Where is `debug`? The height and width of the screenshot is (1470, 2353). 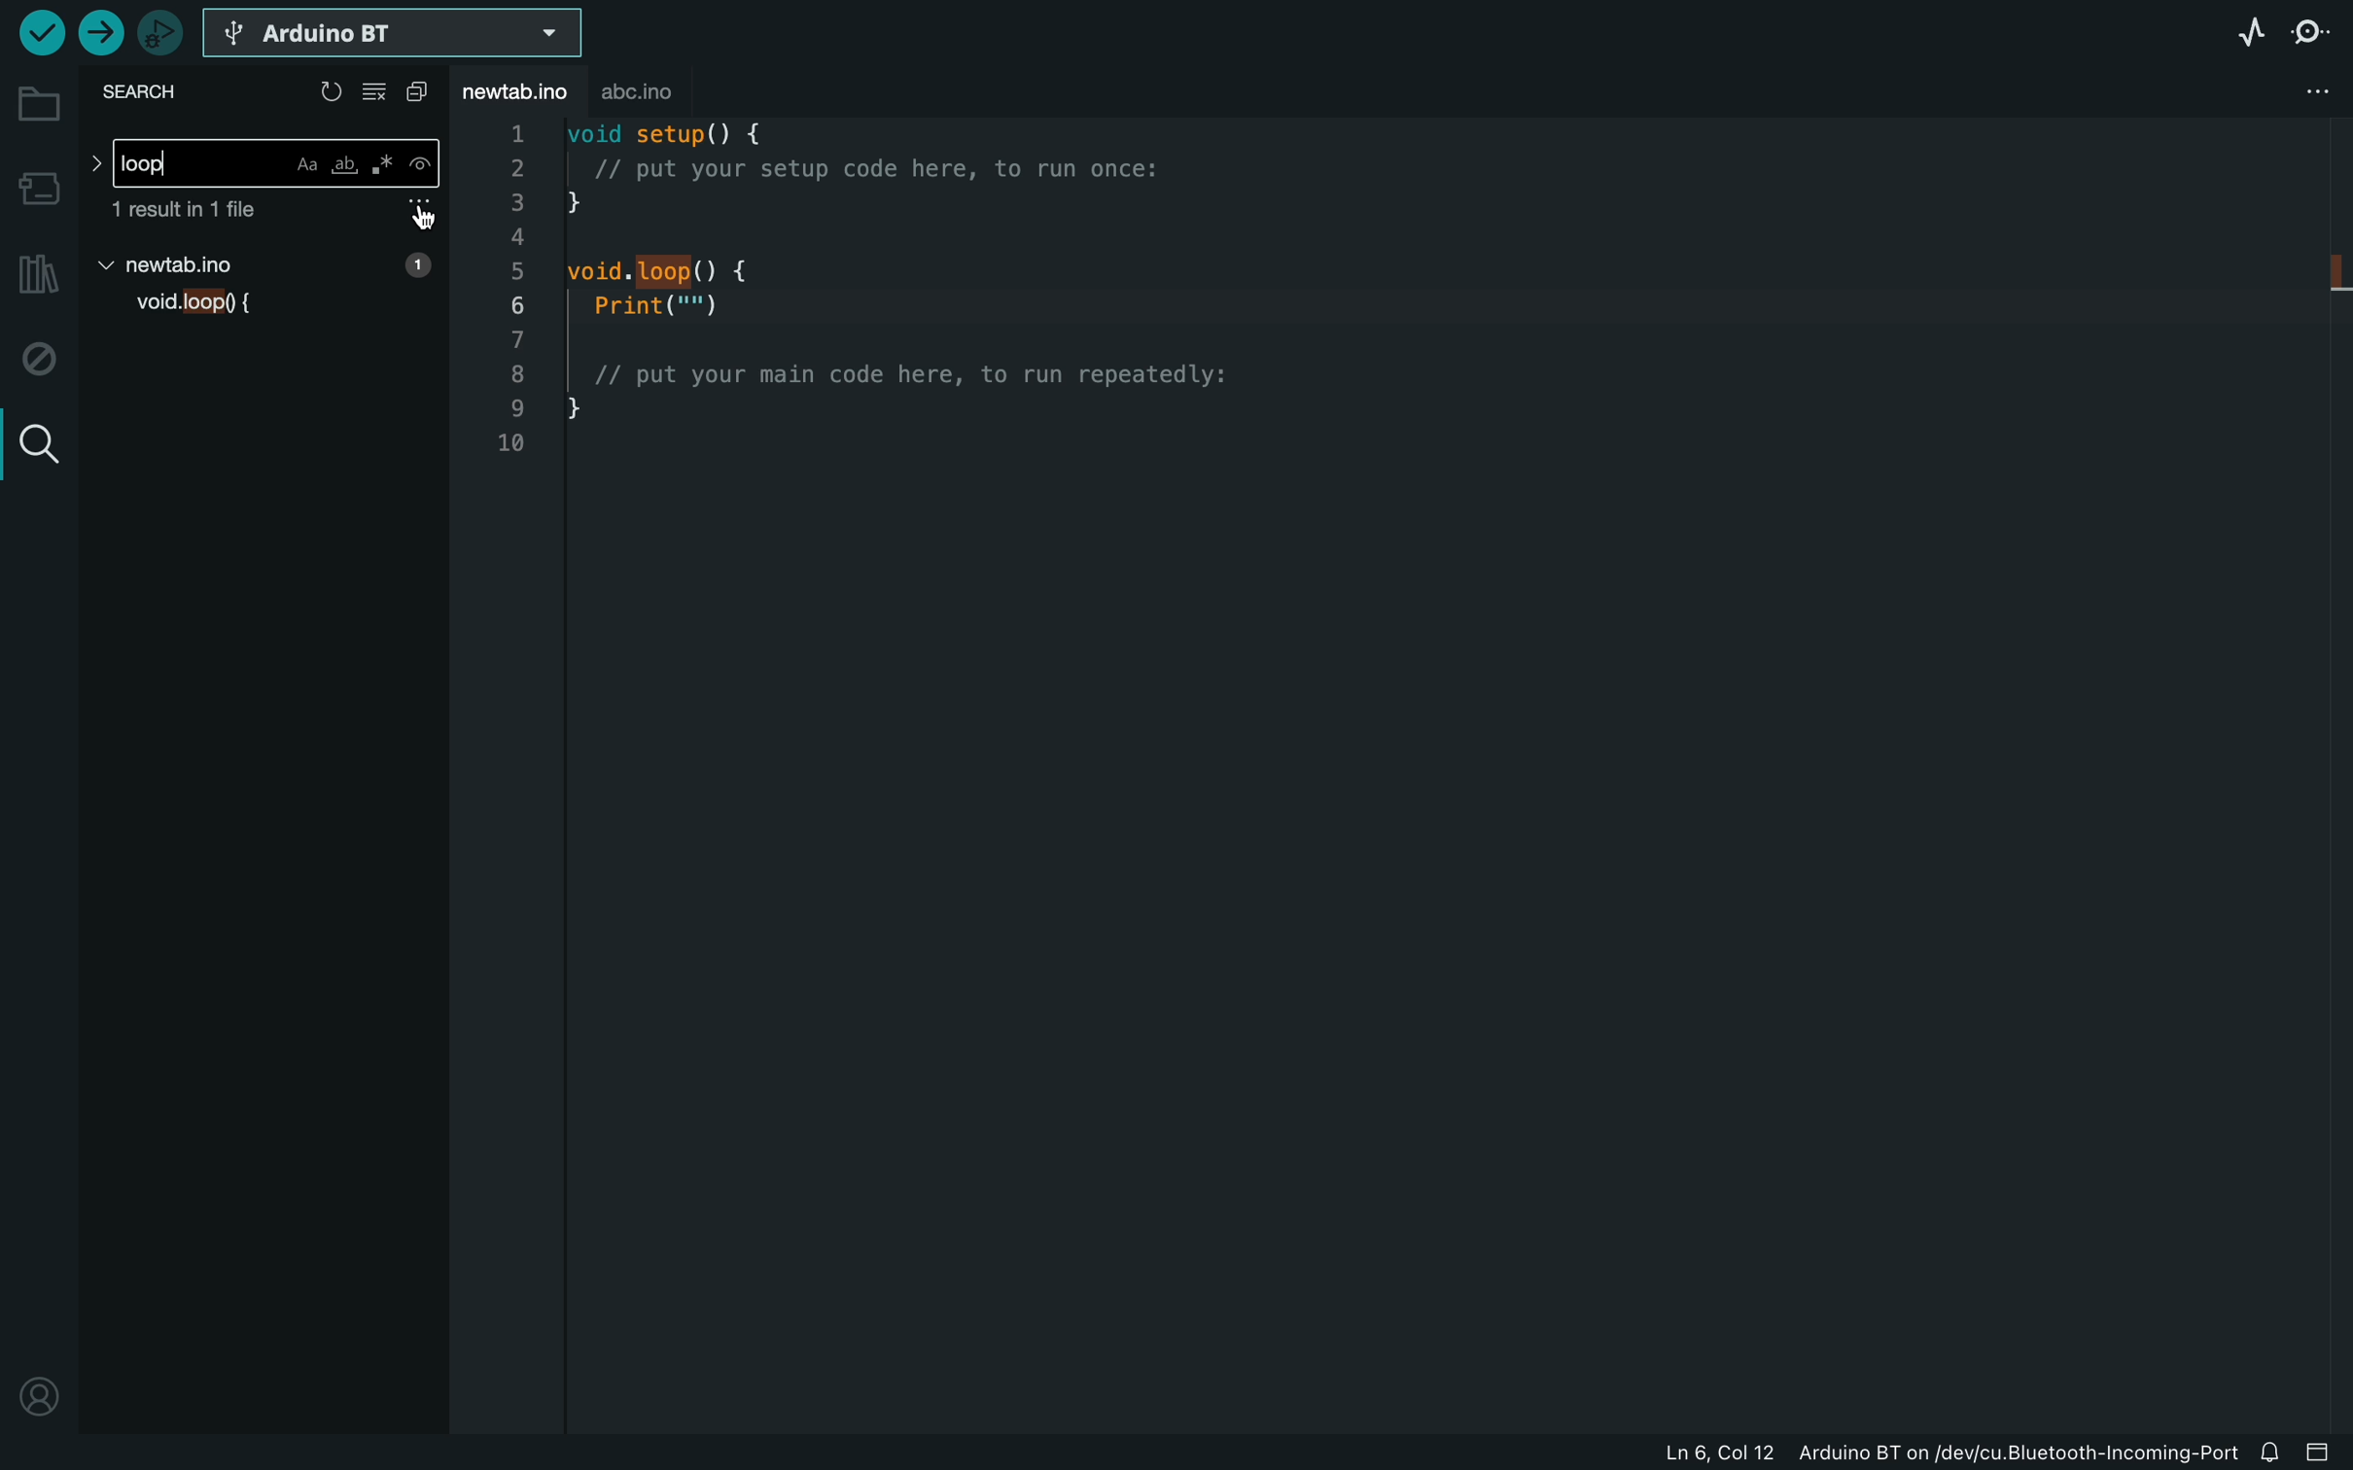 debug is located at coordinates (42, 359).